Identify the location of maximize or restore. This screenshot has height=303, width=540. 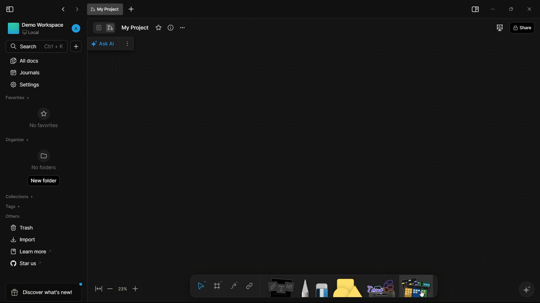
(513, 9).